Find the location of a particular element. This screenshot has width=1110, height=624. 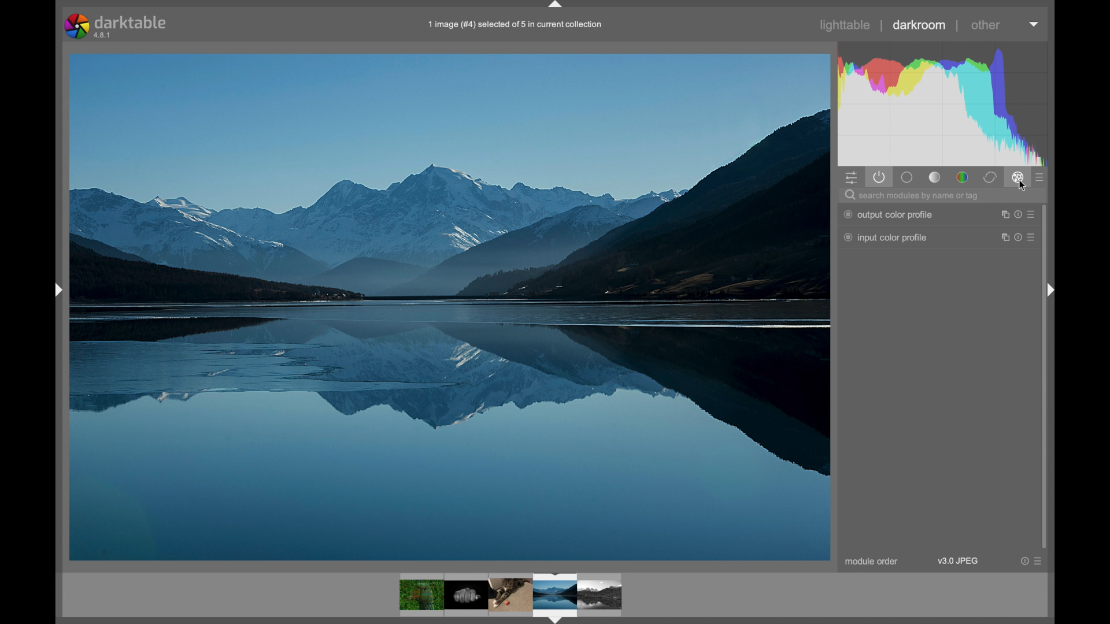

Maximize is located at coordinates (1002, 237).